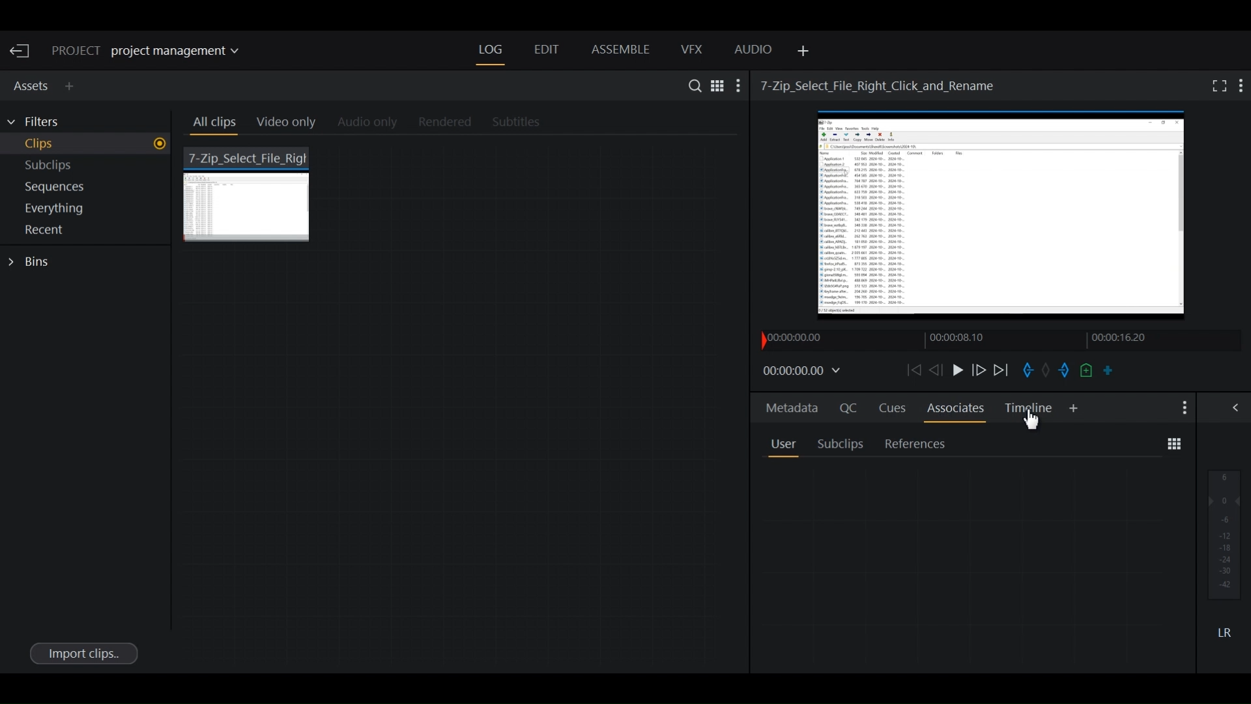 This screenshot has height=704, width=1251. I want to click on Show everything in current project, so click(89, 210).